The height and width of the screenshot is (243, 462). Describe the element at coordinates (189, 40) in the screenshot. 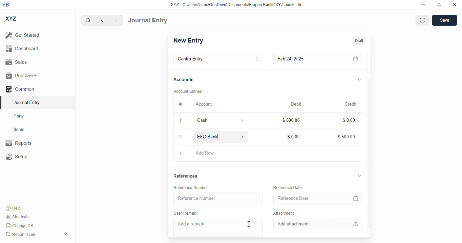

I see `new entry` at that location.